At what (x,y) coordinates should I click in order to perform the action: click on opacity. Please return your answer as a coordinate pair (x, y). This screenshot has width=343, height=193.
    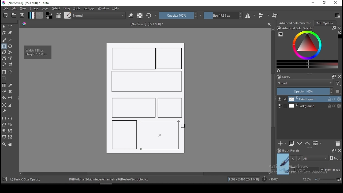
    Looking at the image, I should click on (308, 92).